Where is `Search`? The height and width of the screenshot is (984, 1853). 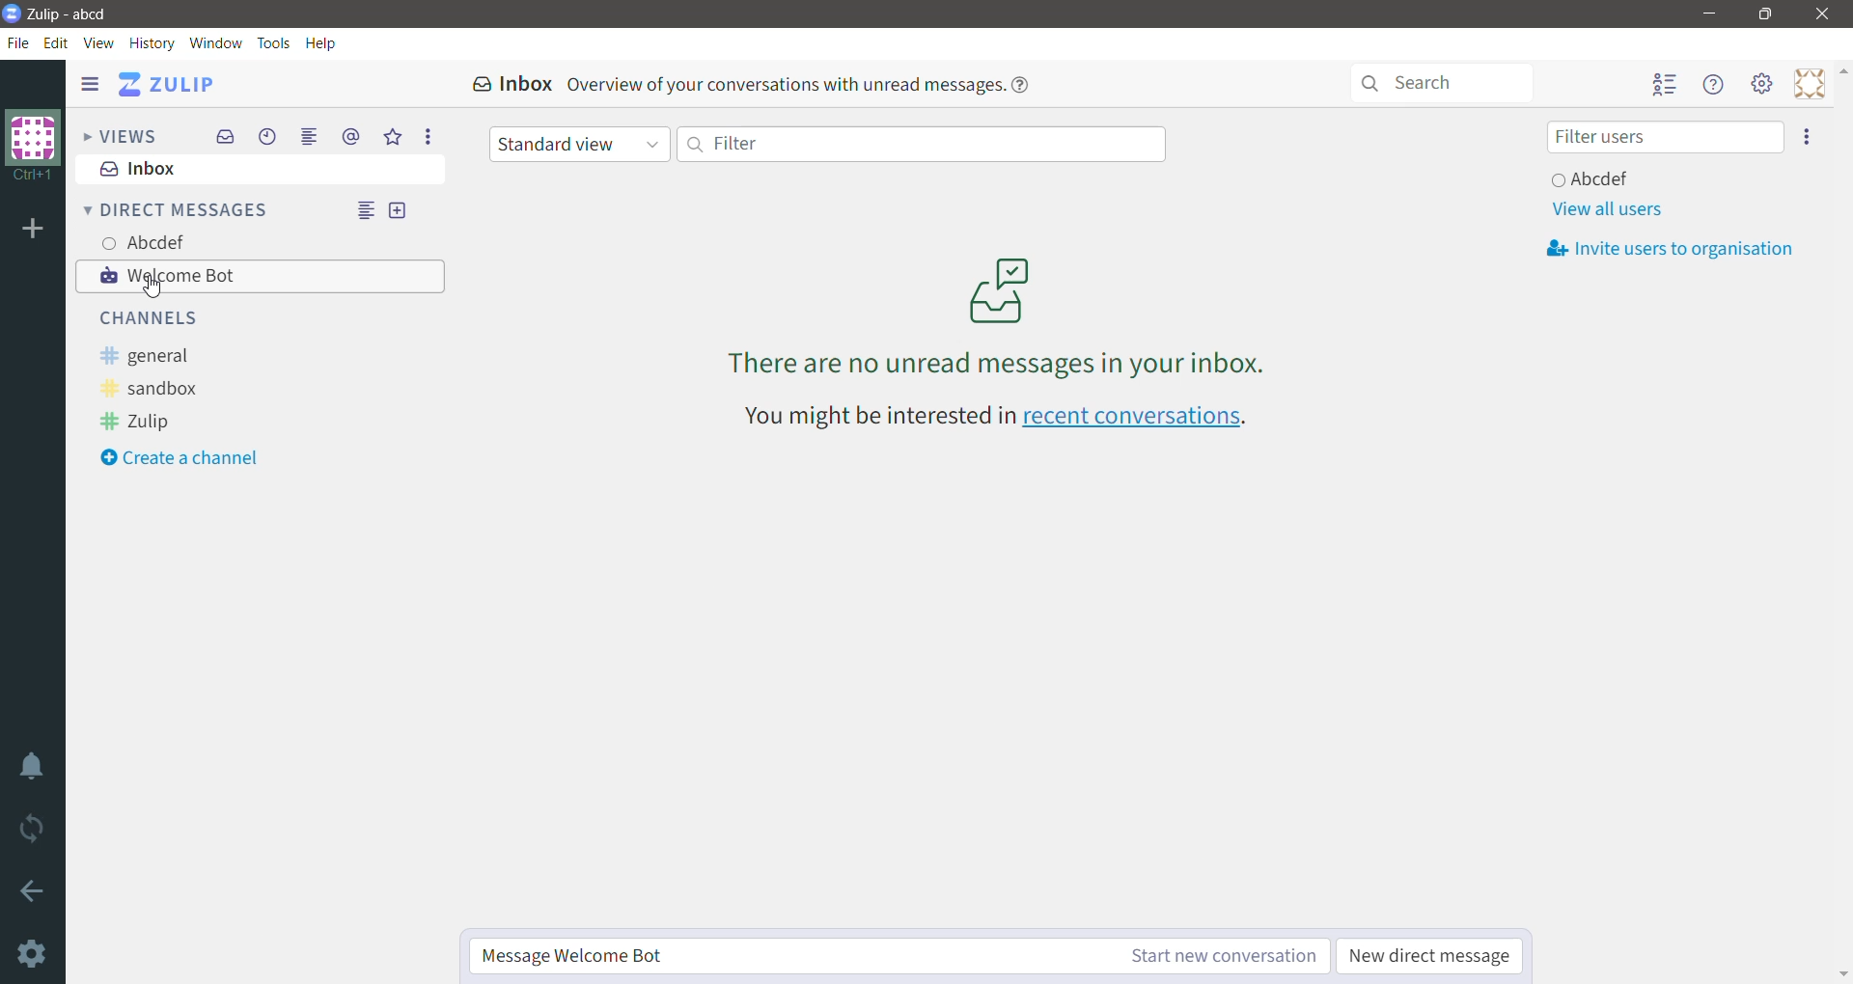 Search is located at coordinates (1441, 82).